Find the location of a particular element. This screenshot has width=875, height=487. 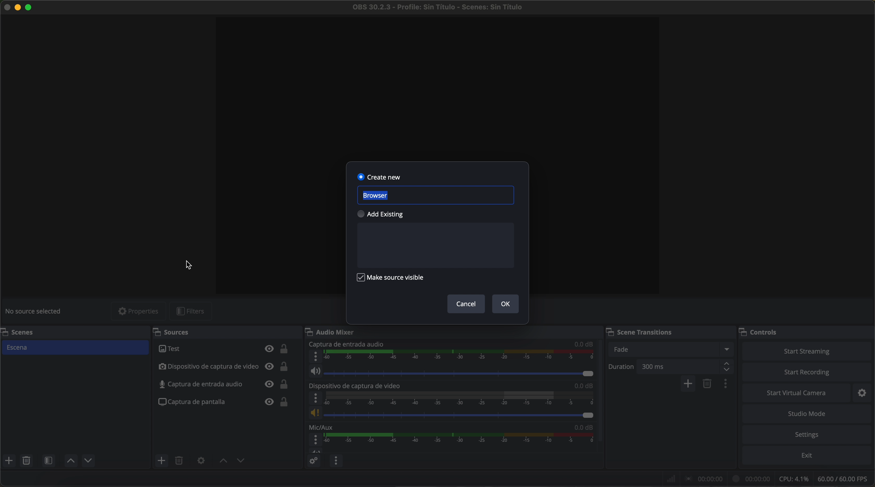

audio mixer menu is located at coordinates (336, 460).